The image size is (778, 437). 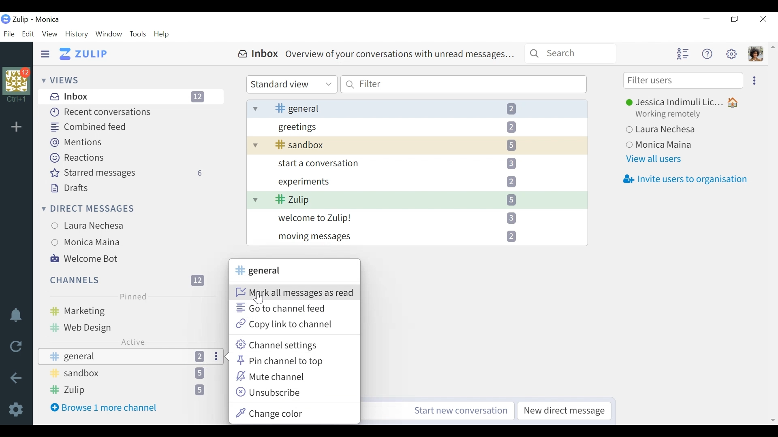 What do you see at coordinates (285, 308) in the screenshot?
I see `Go to channel feed` at bounding box center [285, 308].